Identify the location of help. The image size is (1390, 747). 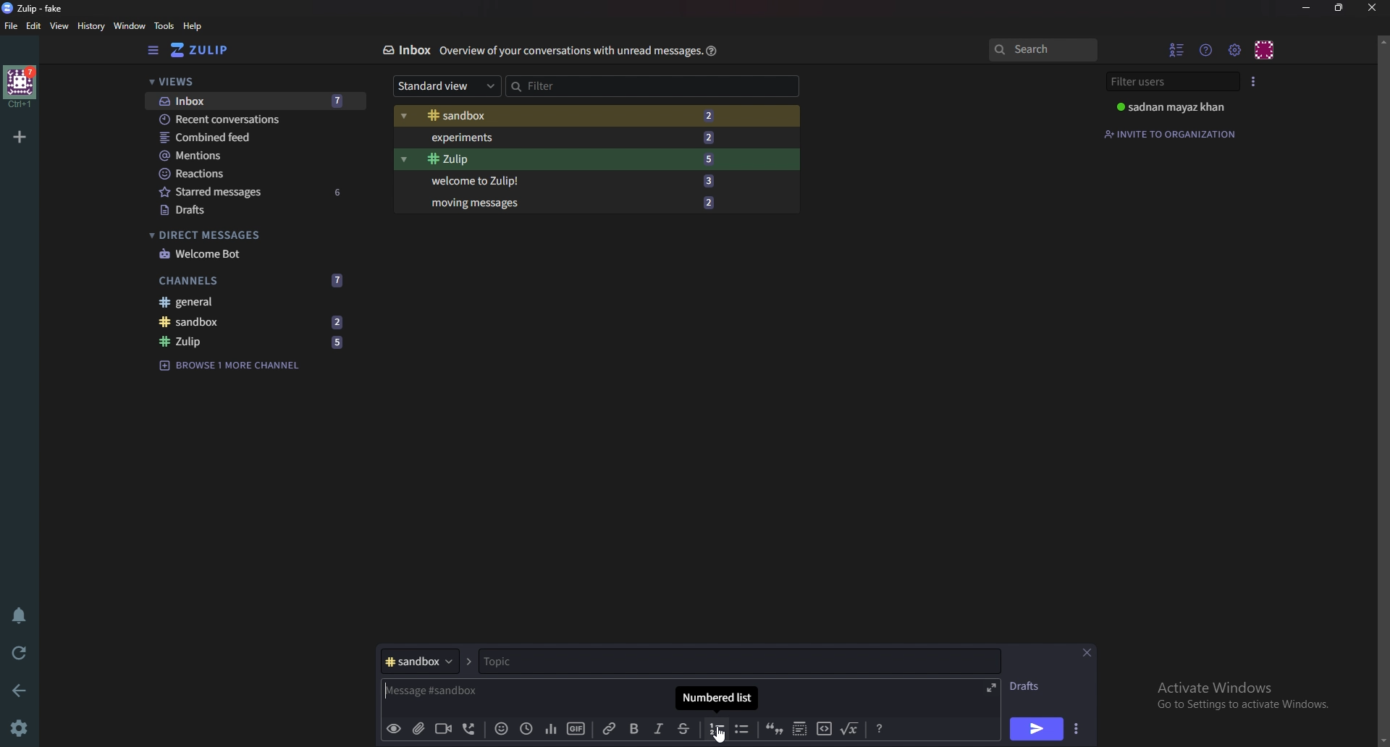
(193, 27).